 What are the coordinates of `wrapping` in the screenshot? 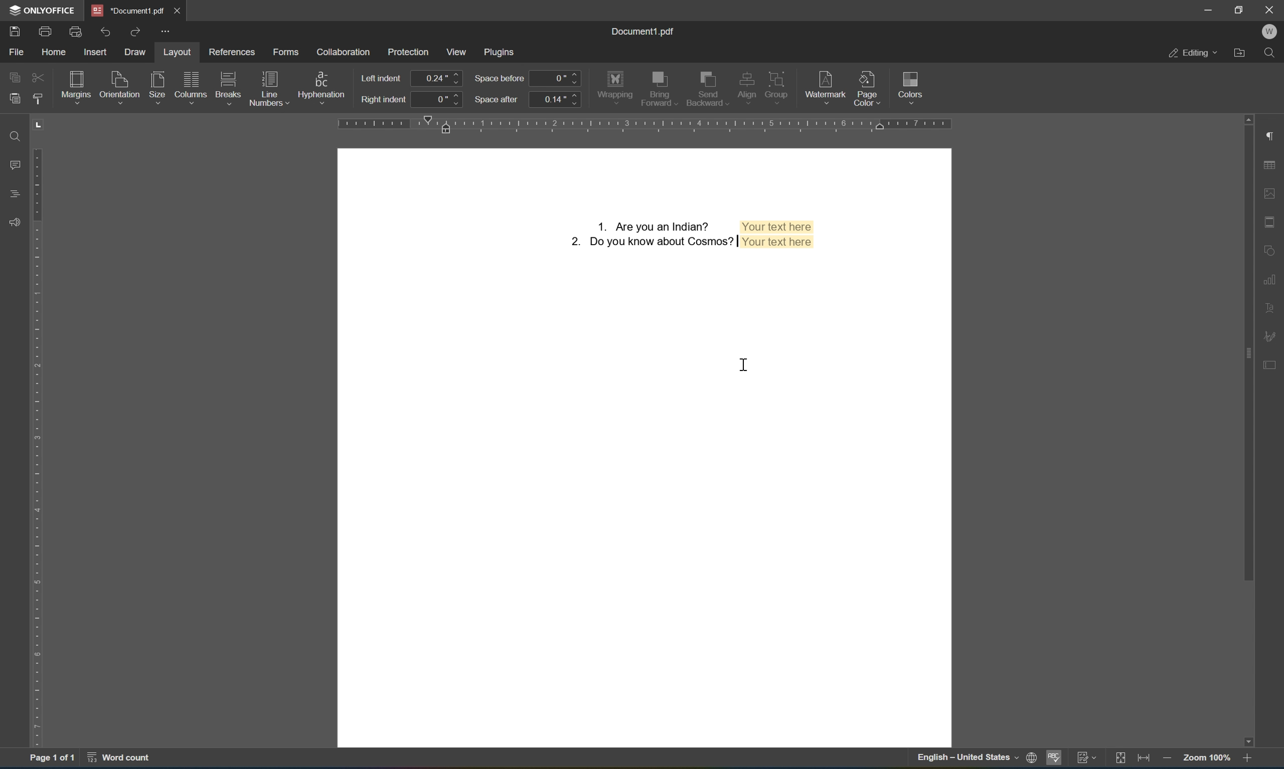 It's located at (616, 86).